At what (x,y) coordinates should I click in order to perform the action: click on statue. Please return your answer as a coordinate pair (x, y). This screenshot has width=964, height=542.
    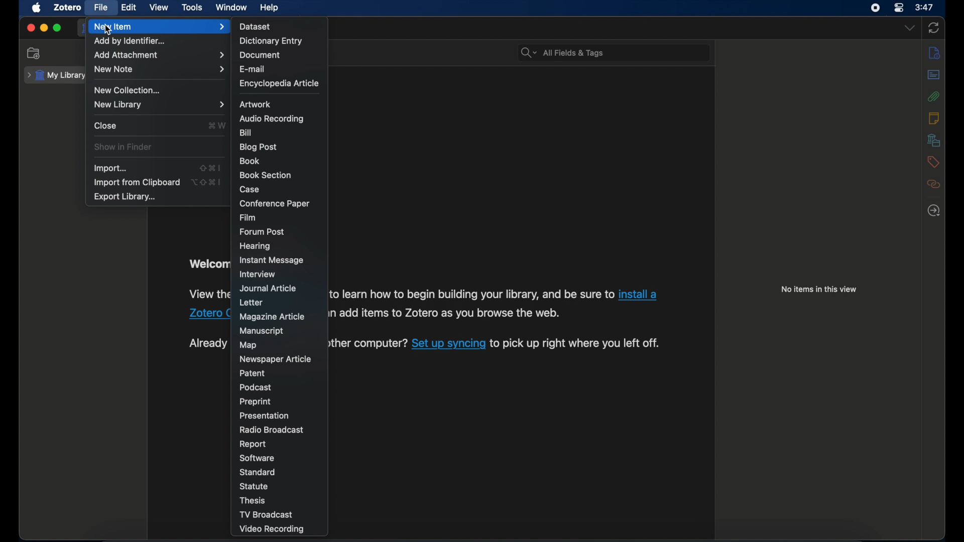
    Looking at the image, I should click on (255, 486).